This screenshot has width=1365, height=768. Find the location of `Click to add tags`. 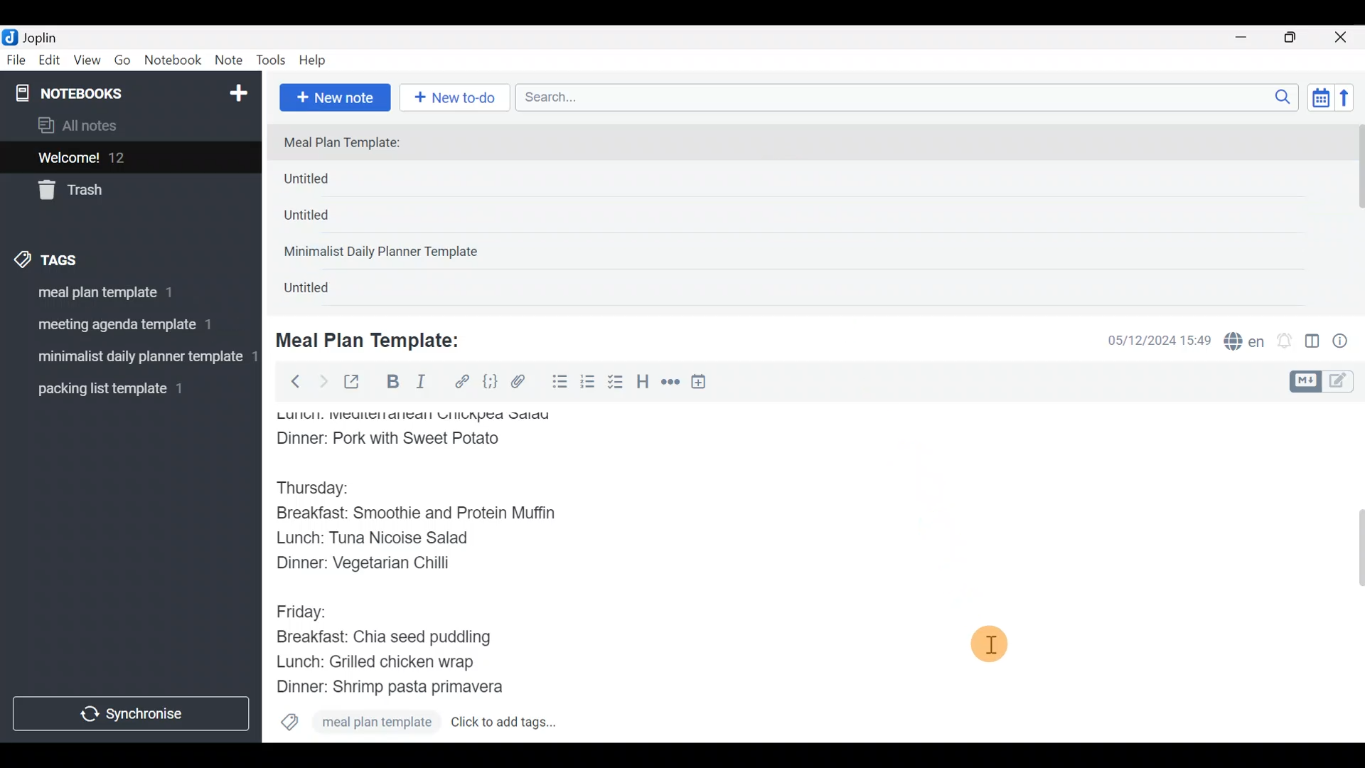

Click to add tags is located at coordinates (521, 723).